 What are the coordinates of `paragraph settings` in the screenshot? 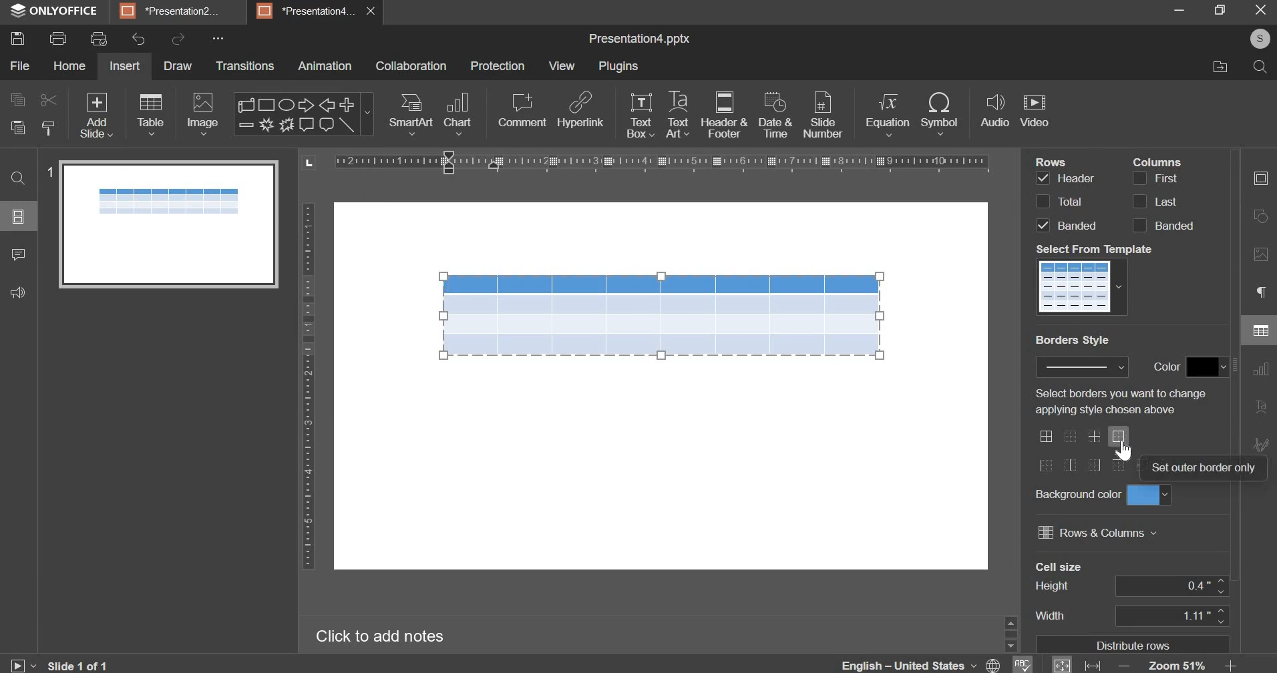 It's located at (1264, 290).